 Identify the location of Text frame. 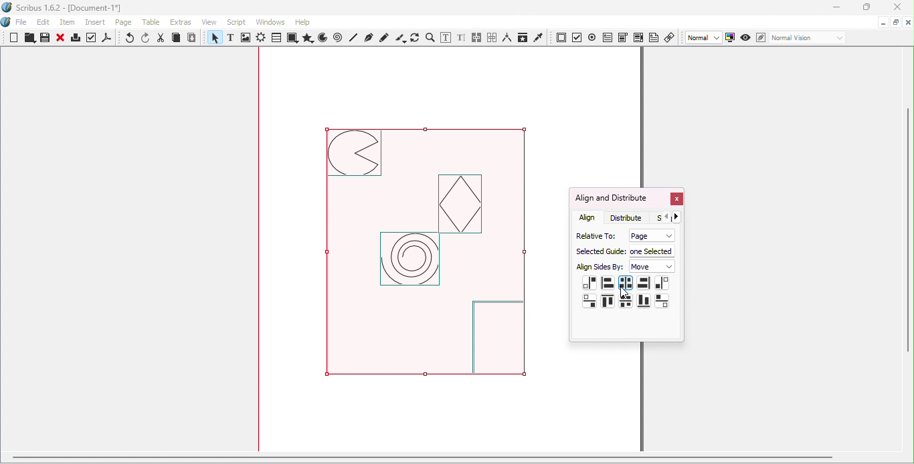
(233, 39).